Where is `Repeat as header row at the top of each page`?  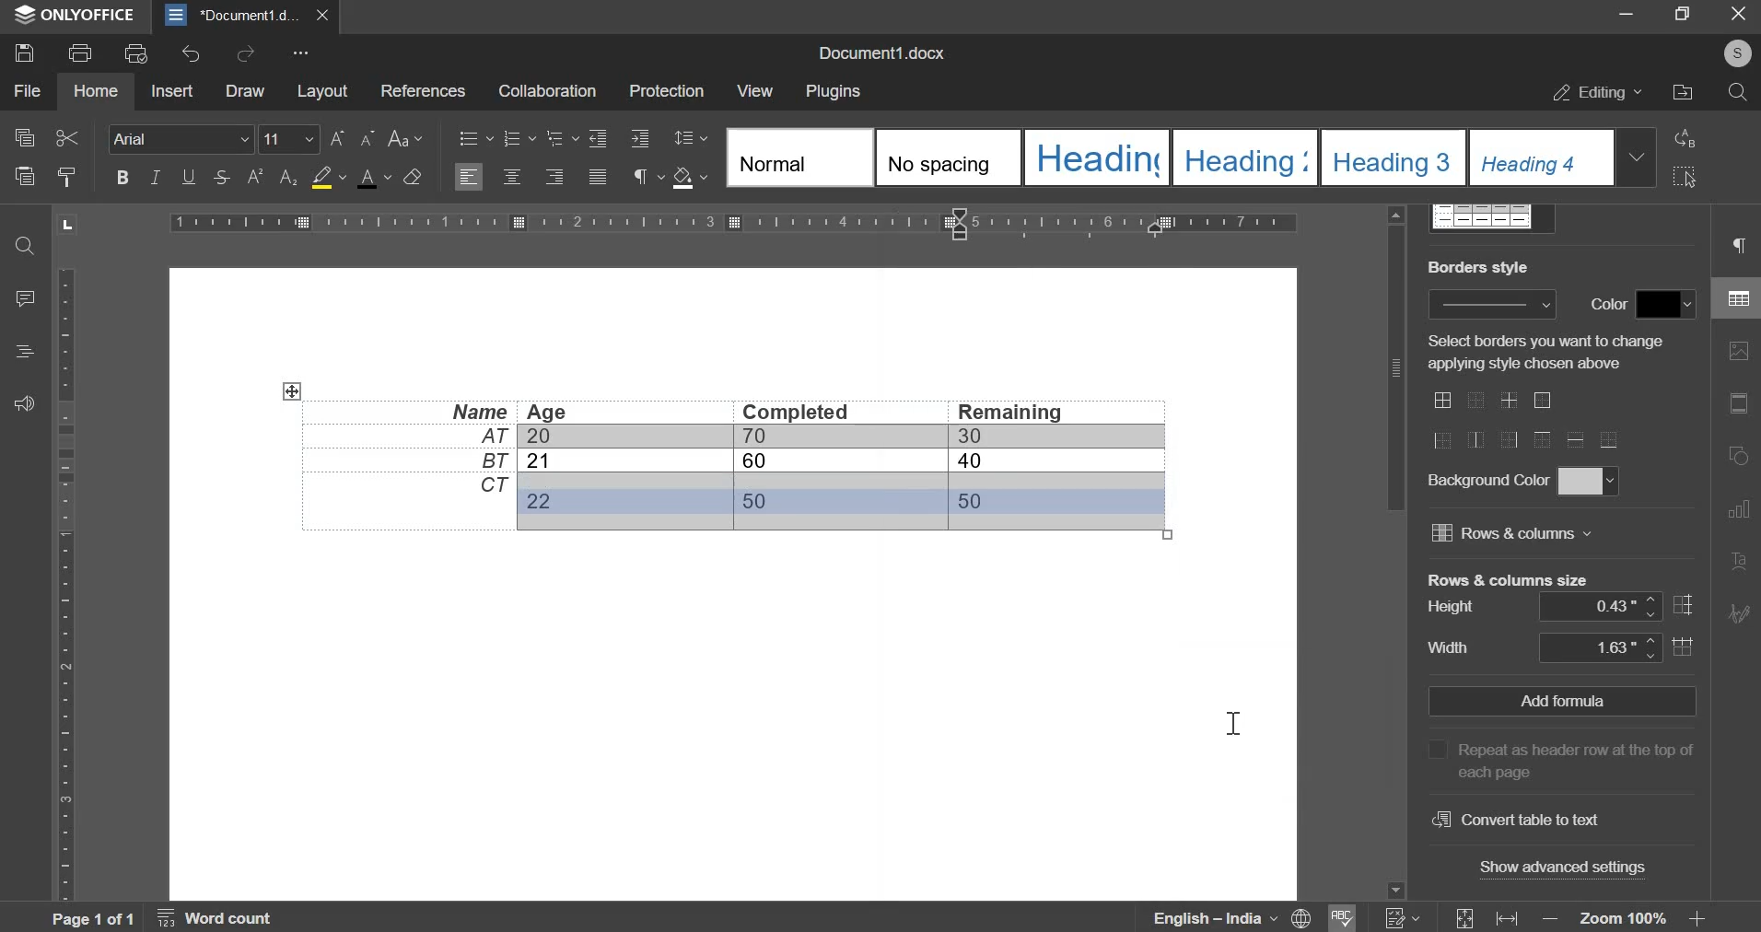
Repeat as header row at the top of each page is located at coordinates (1577, 763).